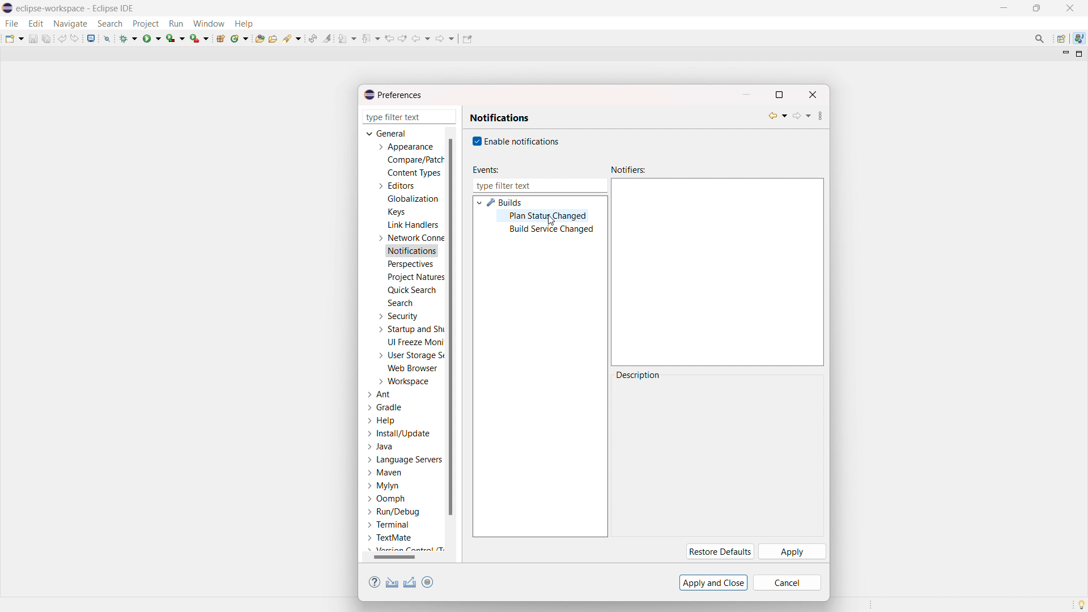 This screenshot has width=1088, height=612. Describe the element at coordinates (415, 277) in the screenshot. I see `project natures` at that location.